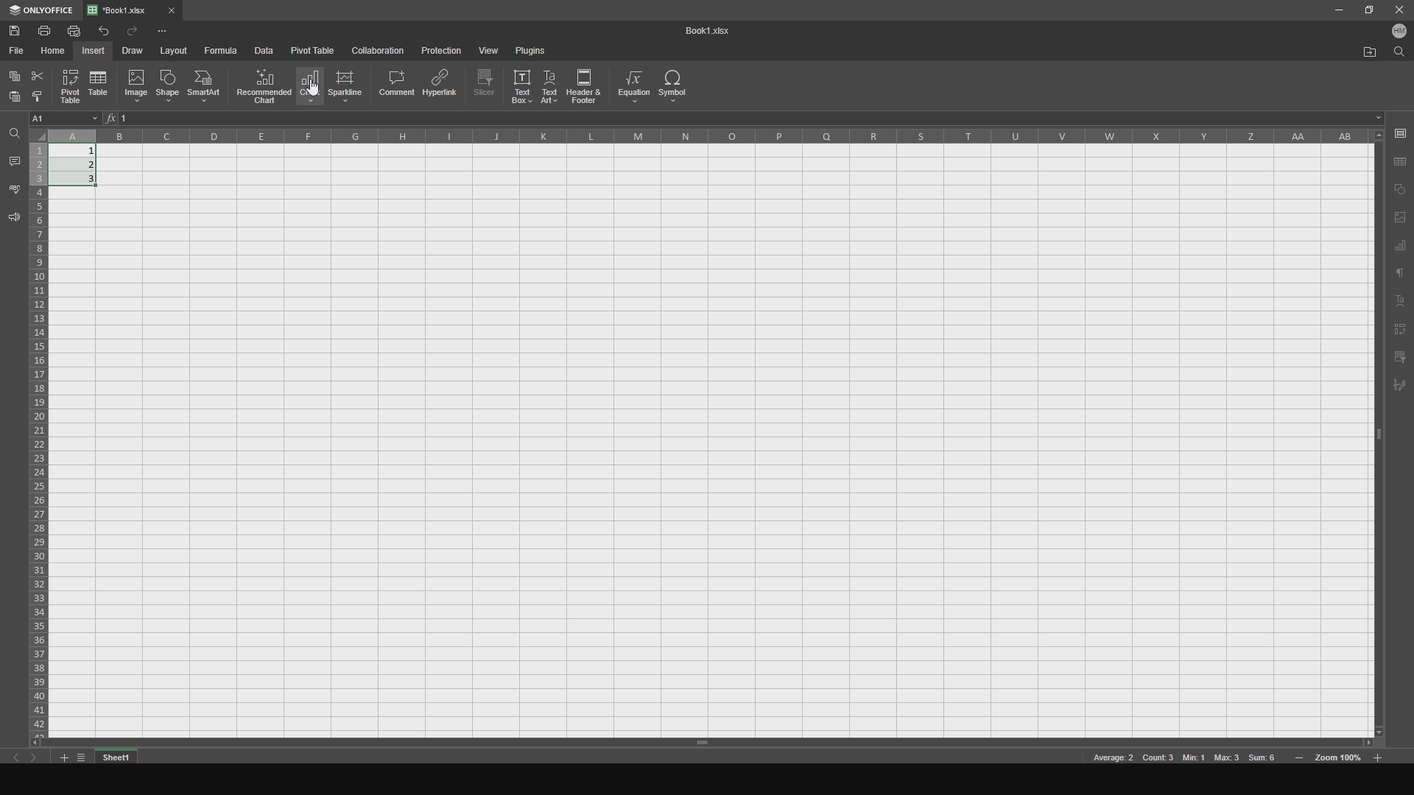 This screenshot has width=1414, height=795. What do you see at coordinates (48, 31) in the screenshot?
I see `print` at bounding box center [48, 31].